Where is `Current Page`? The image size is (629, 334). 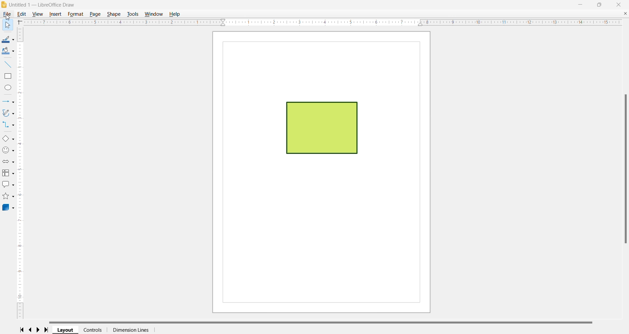 Current Page is located at coordinates (322, 172).